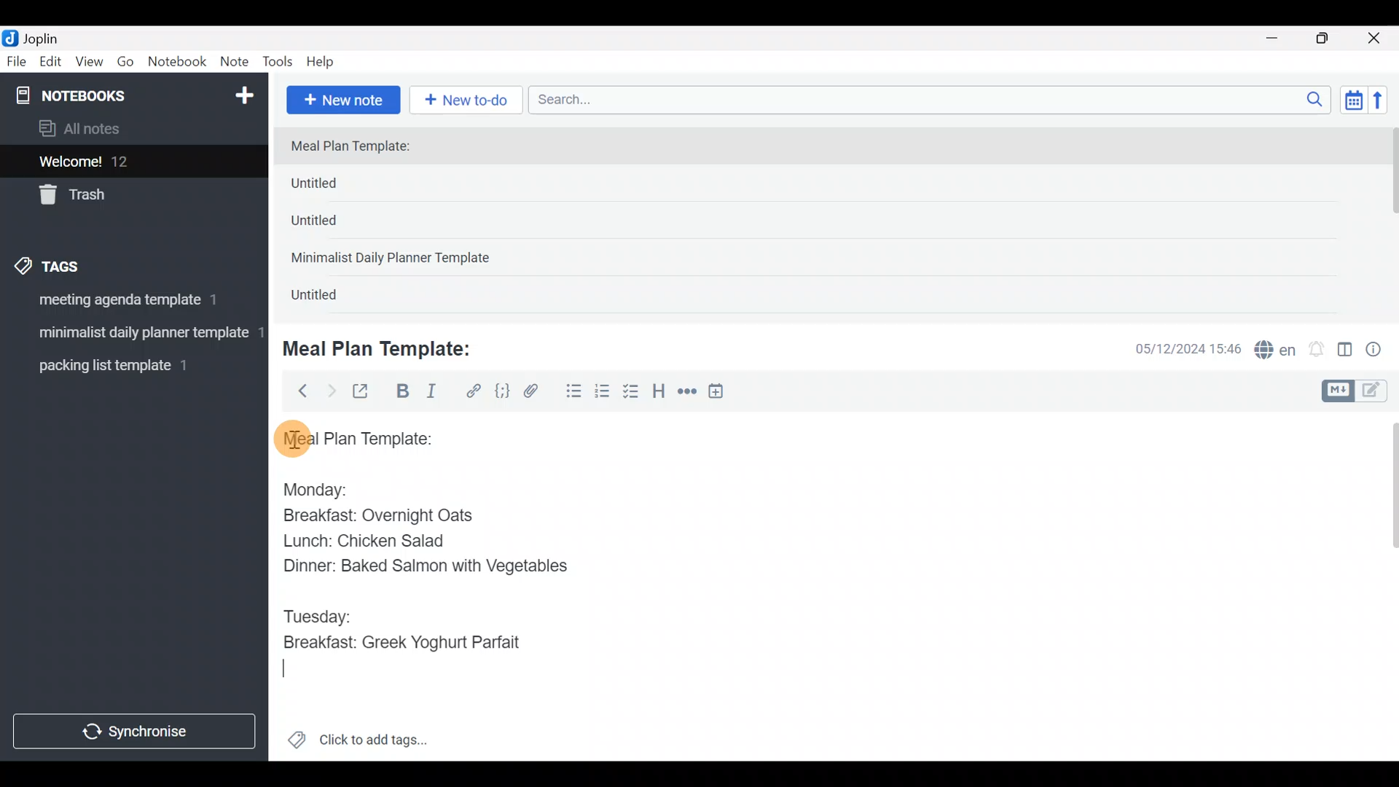 The image size is (1399, 787). What do you see at coordinates (338, 187) in the screenshot?
I see `Untitled` at bounding box center [338, 187].